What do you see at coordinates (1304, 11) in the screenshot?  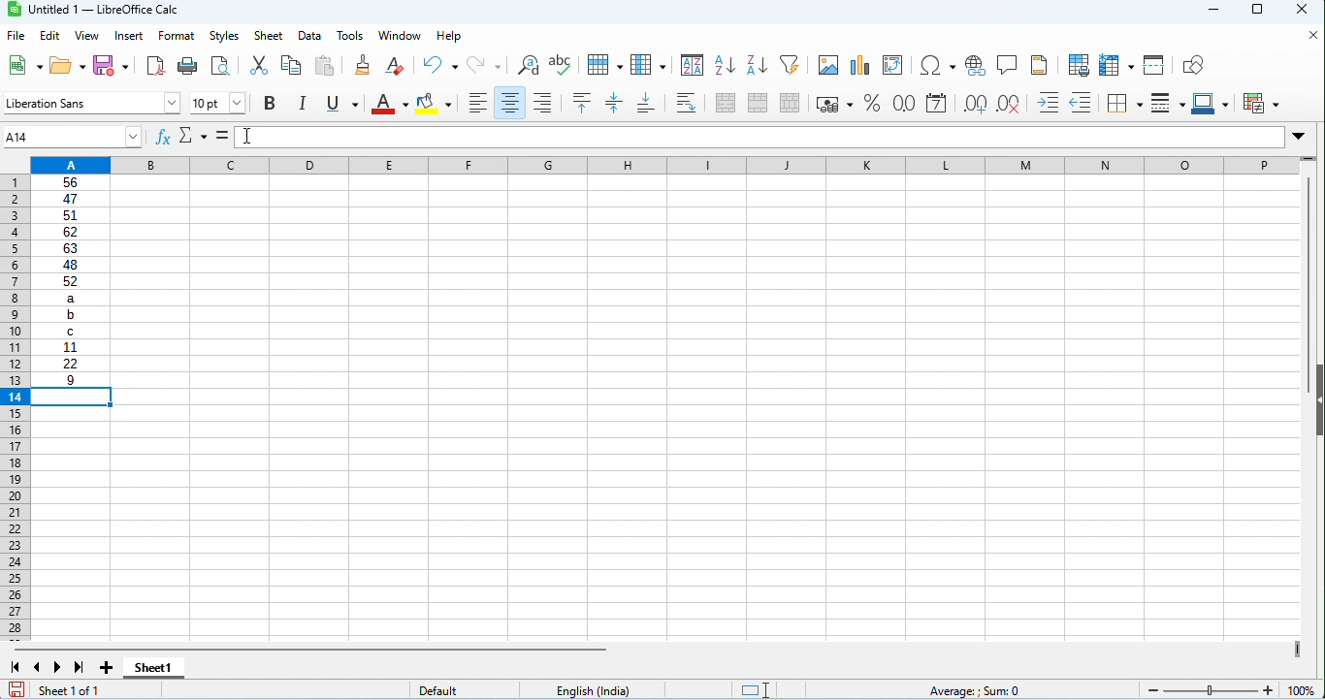 I see `close` at bounding box center [1304, 11].